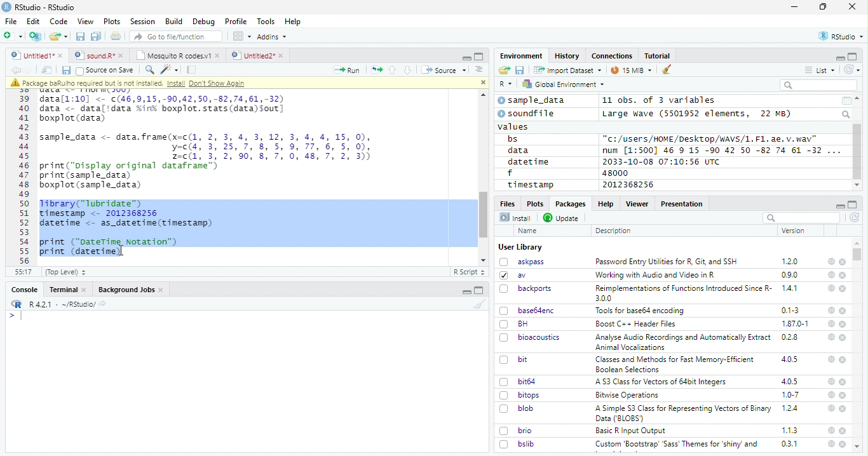 The width and height of the screenshot is (868, 456). Describe the element at coordinates (800, 217) in the screenshot. I see `search bar` at that location.